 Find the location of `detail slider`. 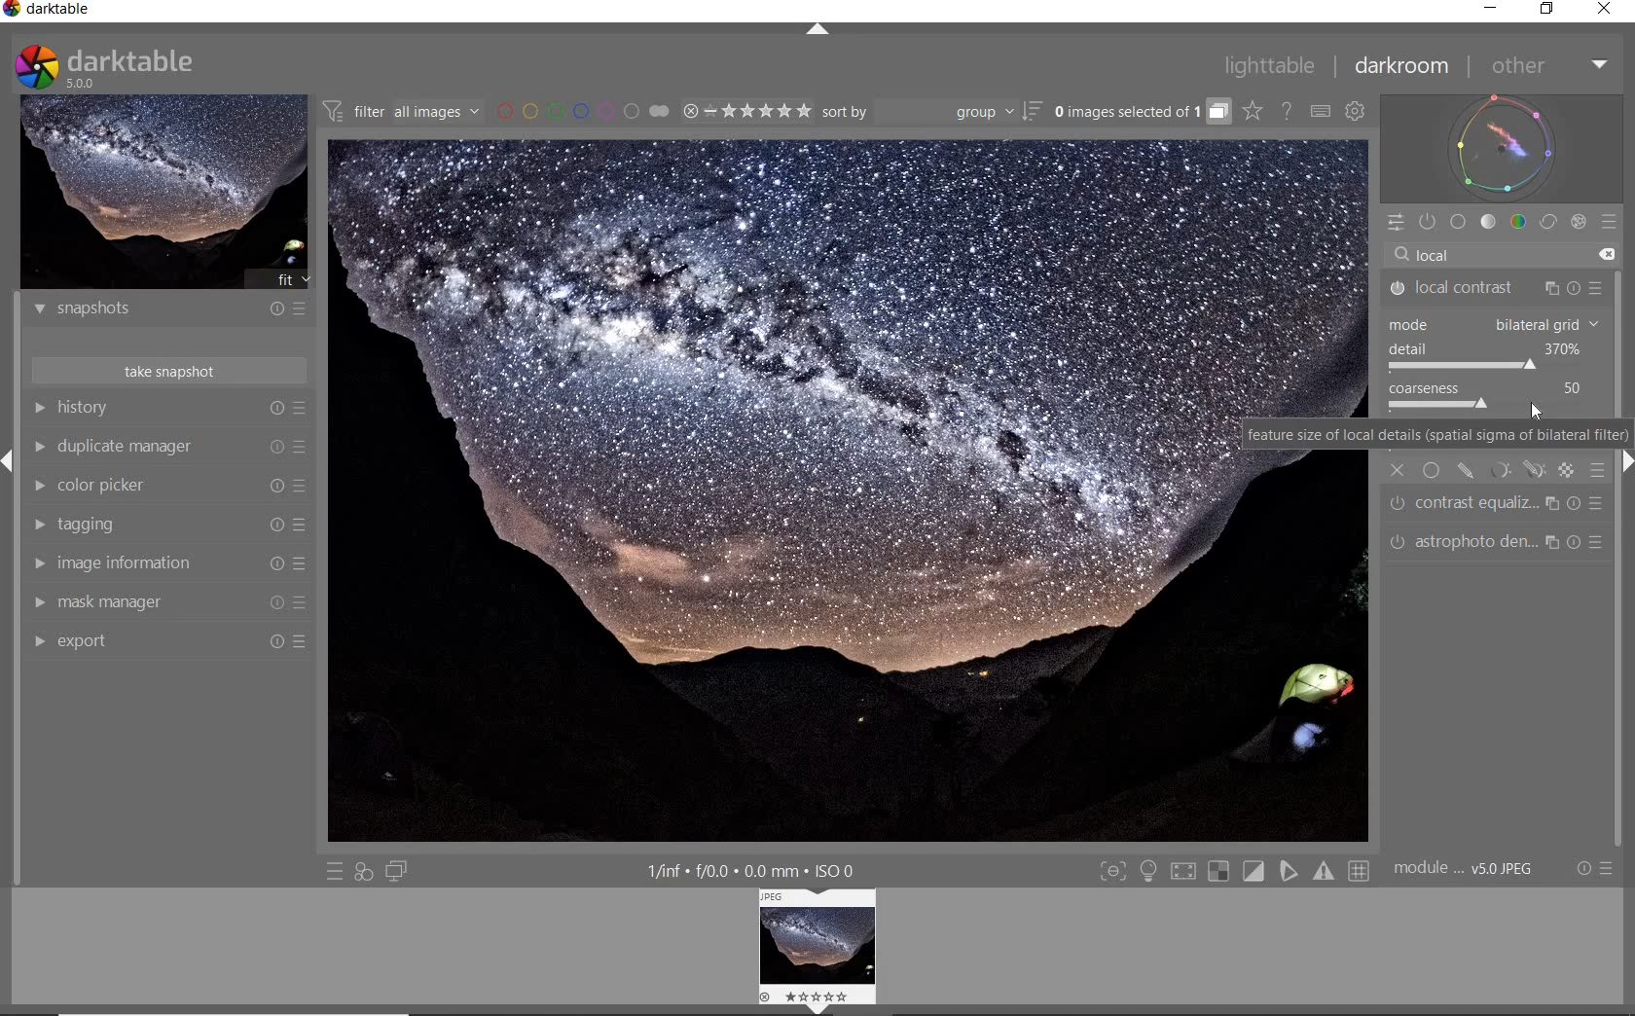

detail slider is located at coordinates (1463, 367).